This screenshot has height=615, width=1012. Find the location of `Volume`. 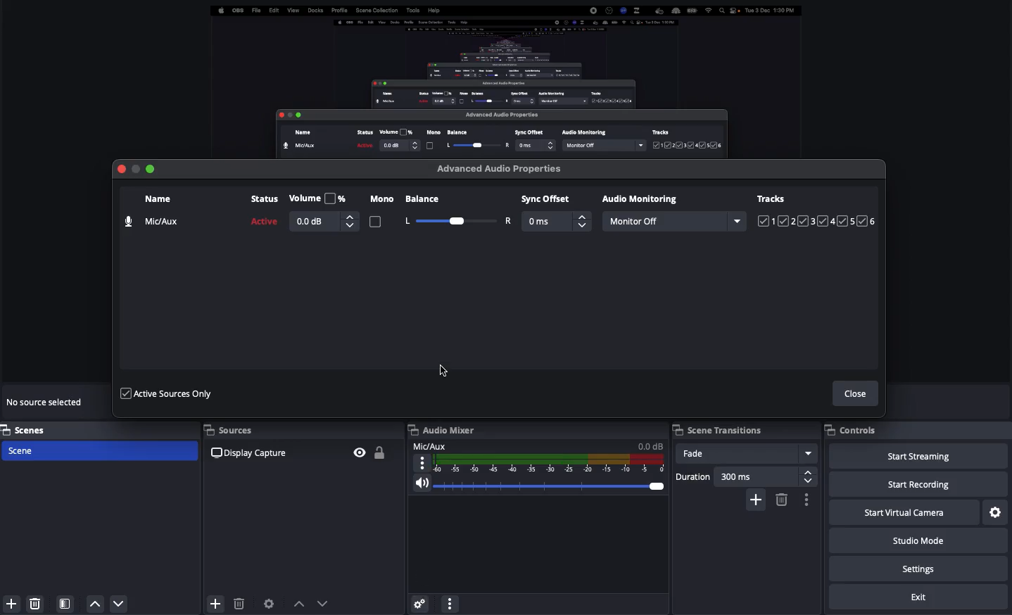

Volume is located at coordinates (324, 211).